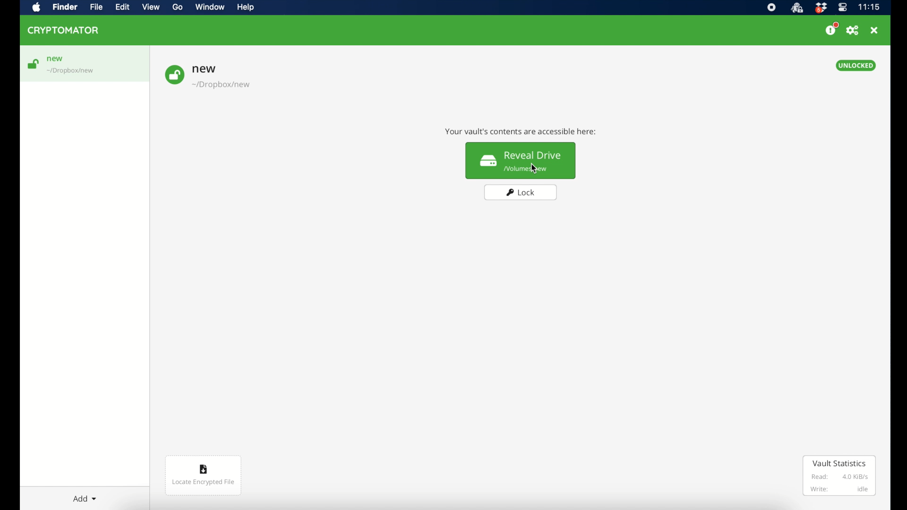  Describe the element at coordinates (245, 7) in the screenshot. I see `help` at that location.